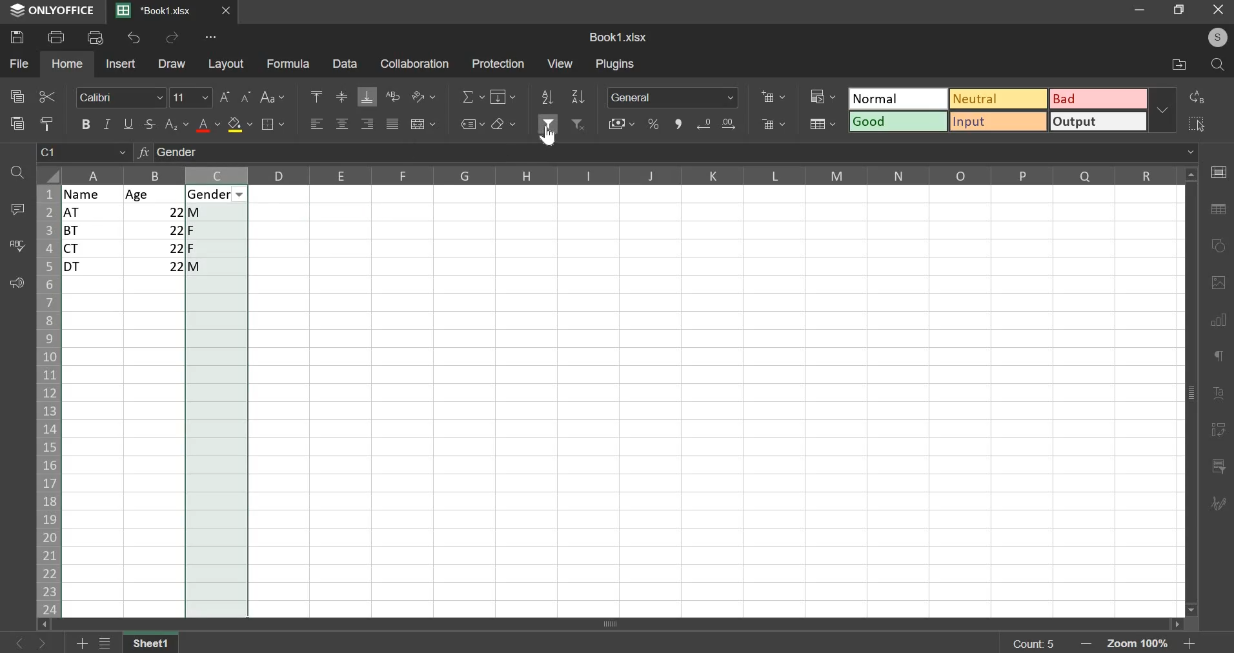  I want to click on paste, so click(16, 124).